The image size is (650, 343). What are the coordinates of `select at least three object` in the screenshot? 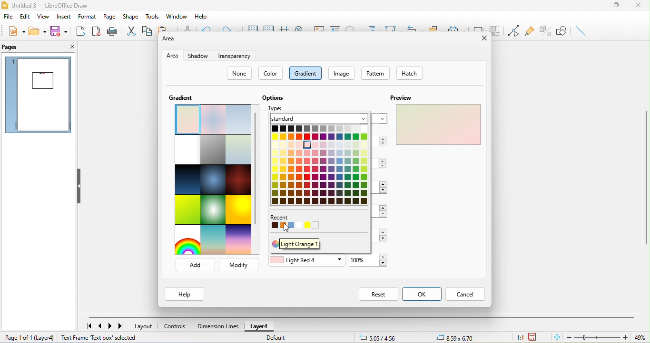 It's located at (456, 27).